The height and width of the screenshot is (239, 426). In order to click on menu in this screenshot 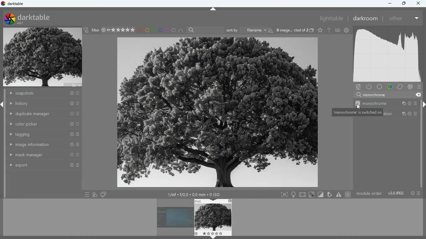, I will do `click(419, 194)`.